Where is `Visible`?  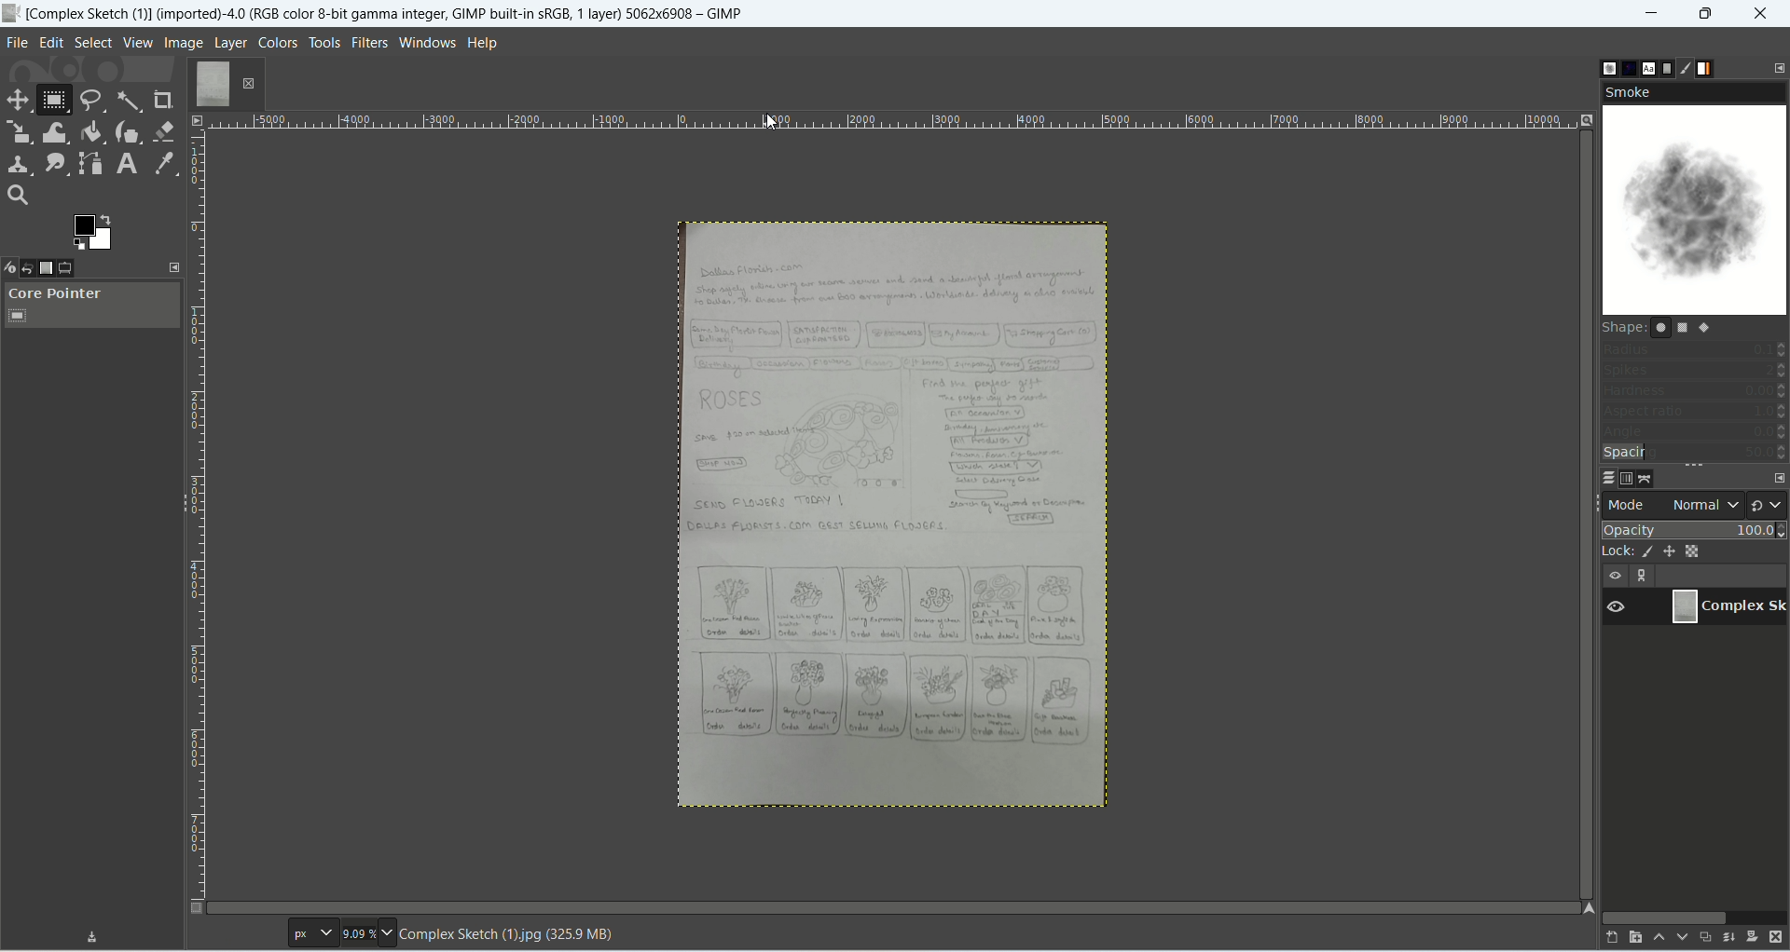 Visible is located at coordinates (1619, 607).